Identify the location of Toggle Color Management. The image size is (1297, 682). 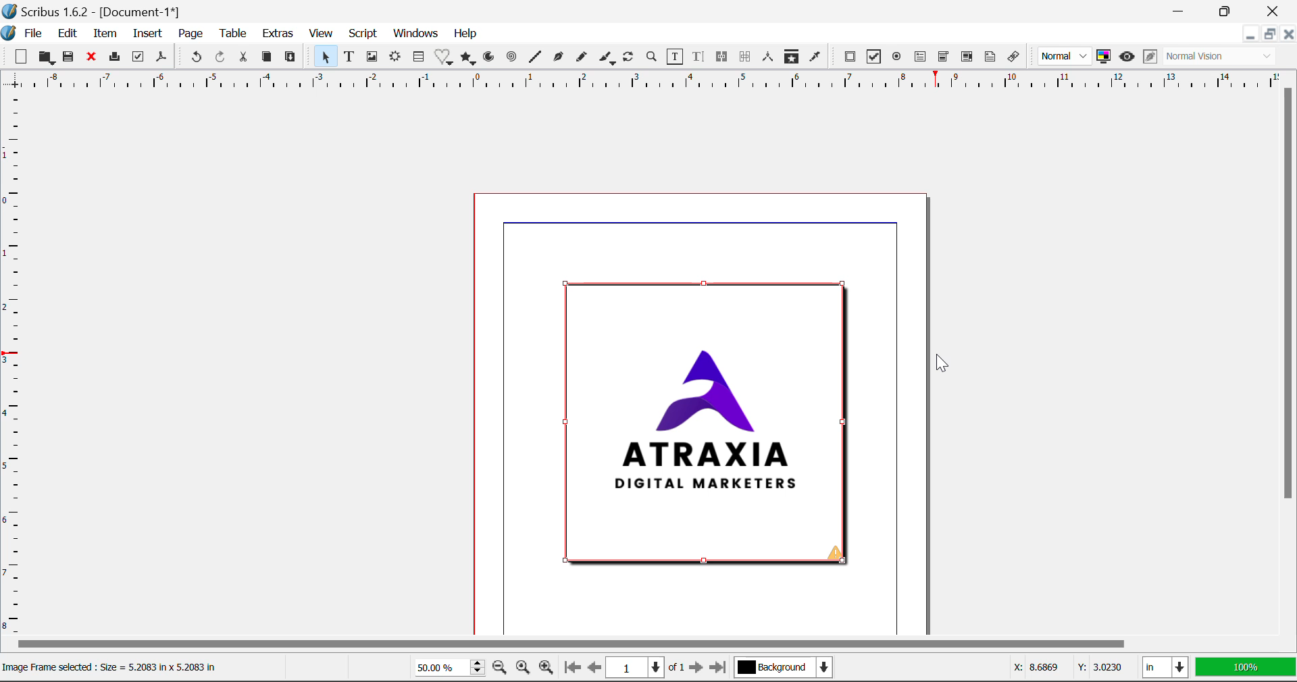
(1103, 57).